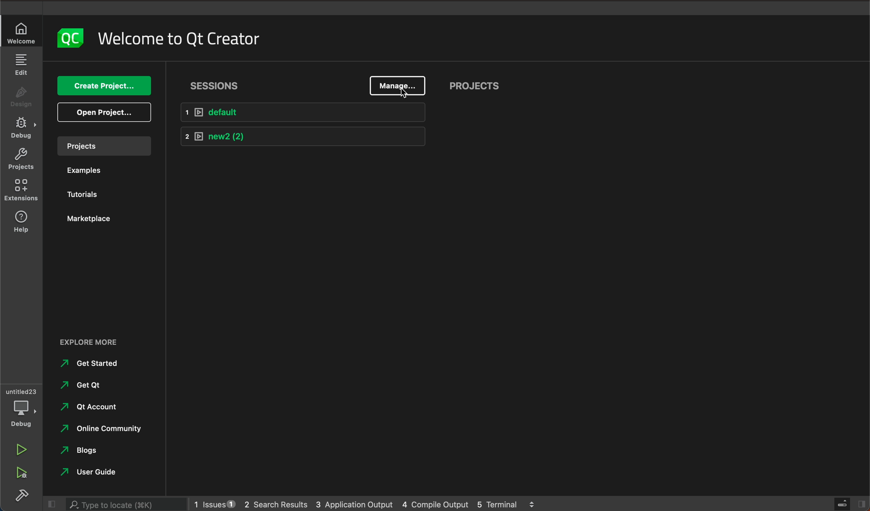  Describe the element at coordinates (105, 83) in the screenshot. I see `create` at that location.